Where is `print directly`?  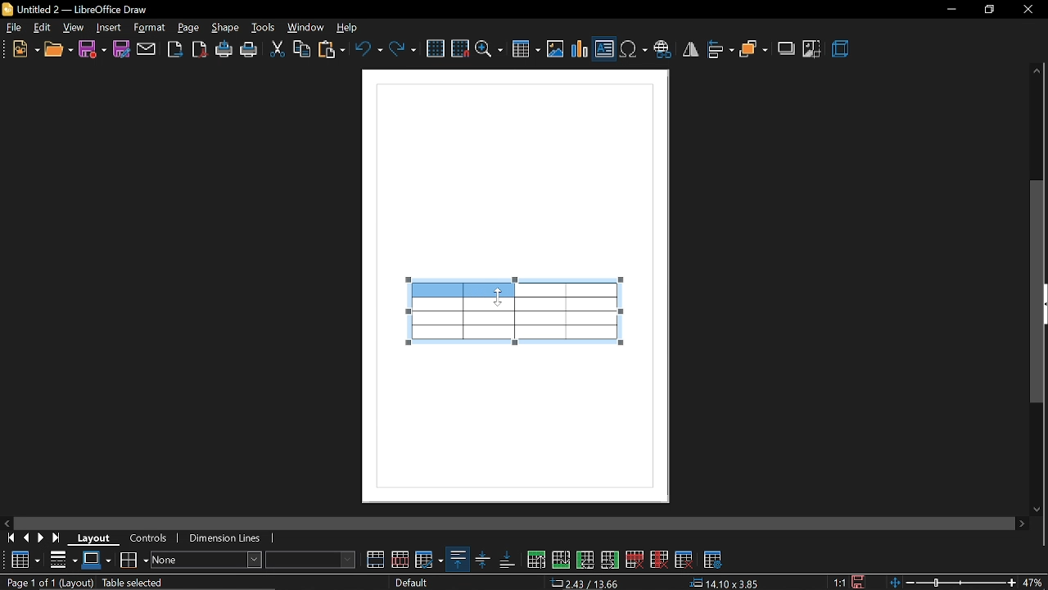 print directly is located at coordinates (224, 50).